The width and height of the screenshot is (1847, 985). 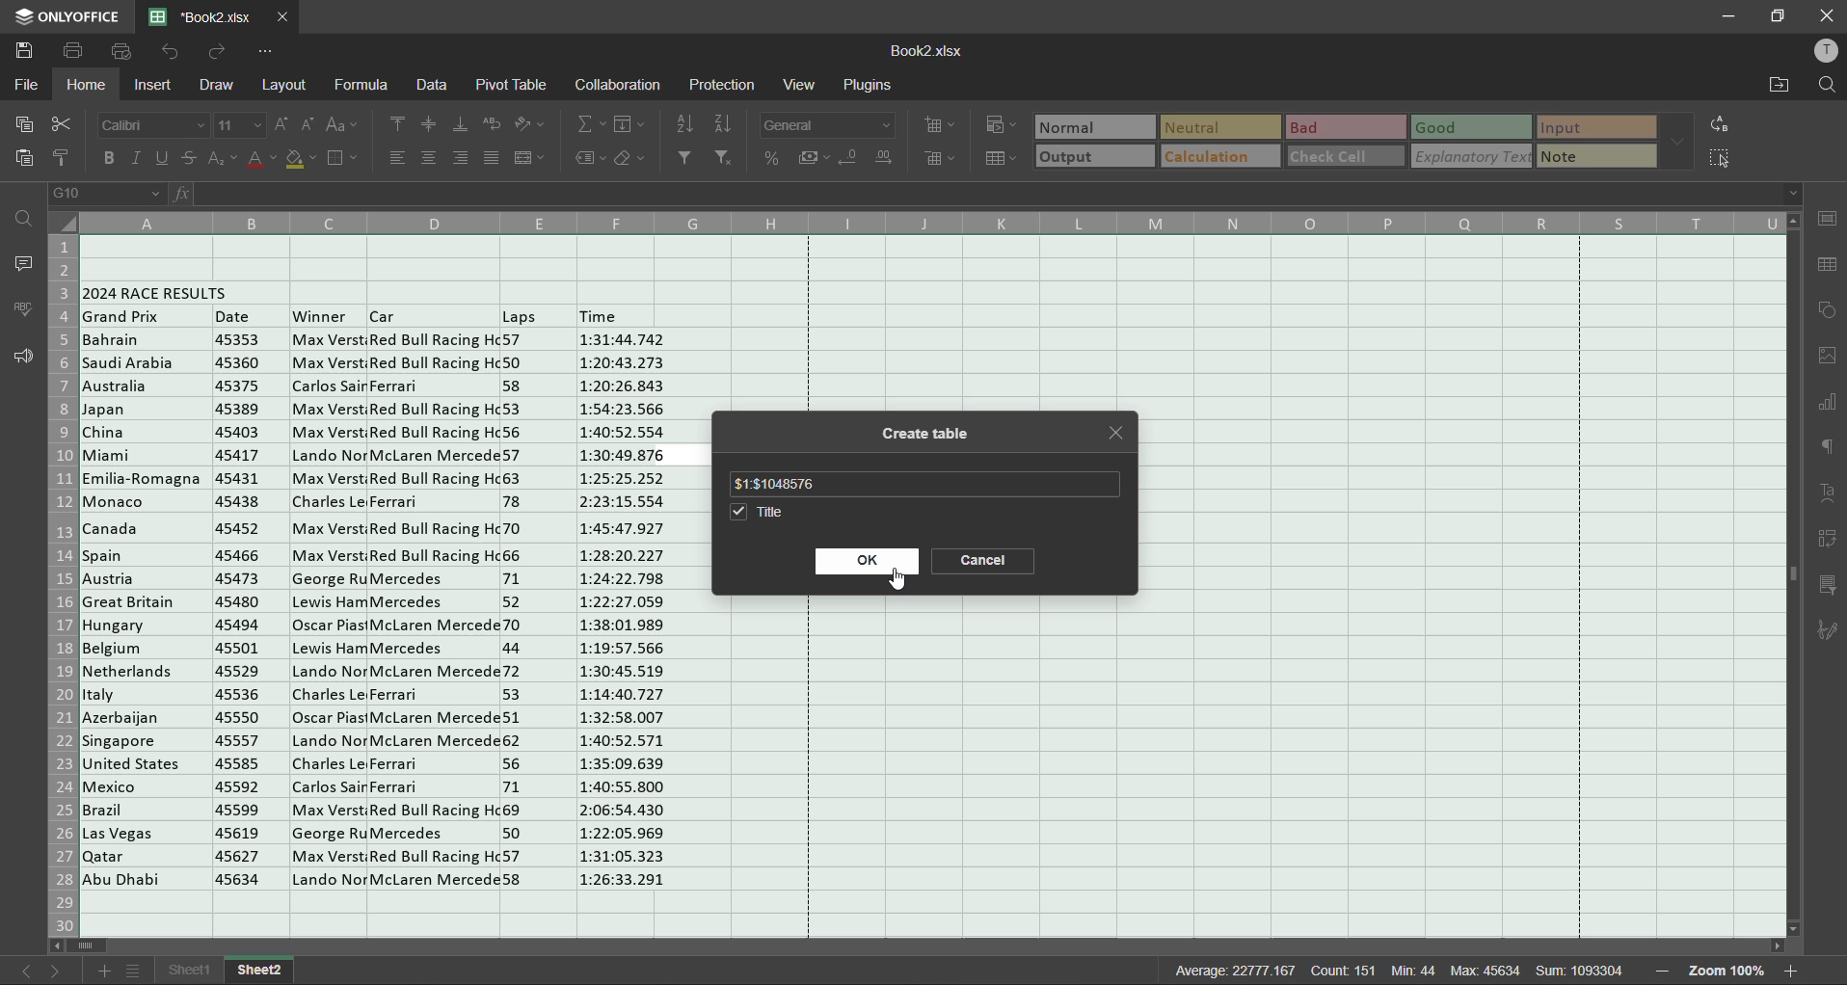 What do you see at coordinates (923, 51) in the screenshot?
I see `filename` at bounding box center [923, 51].